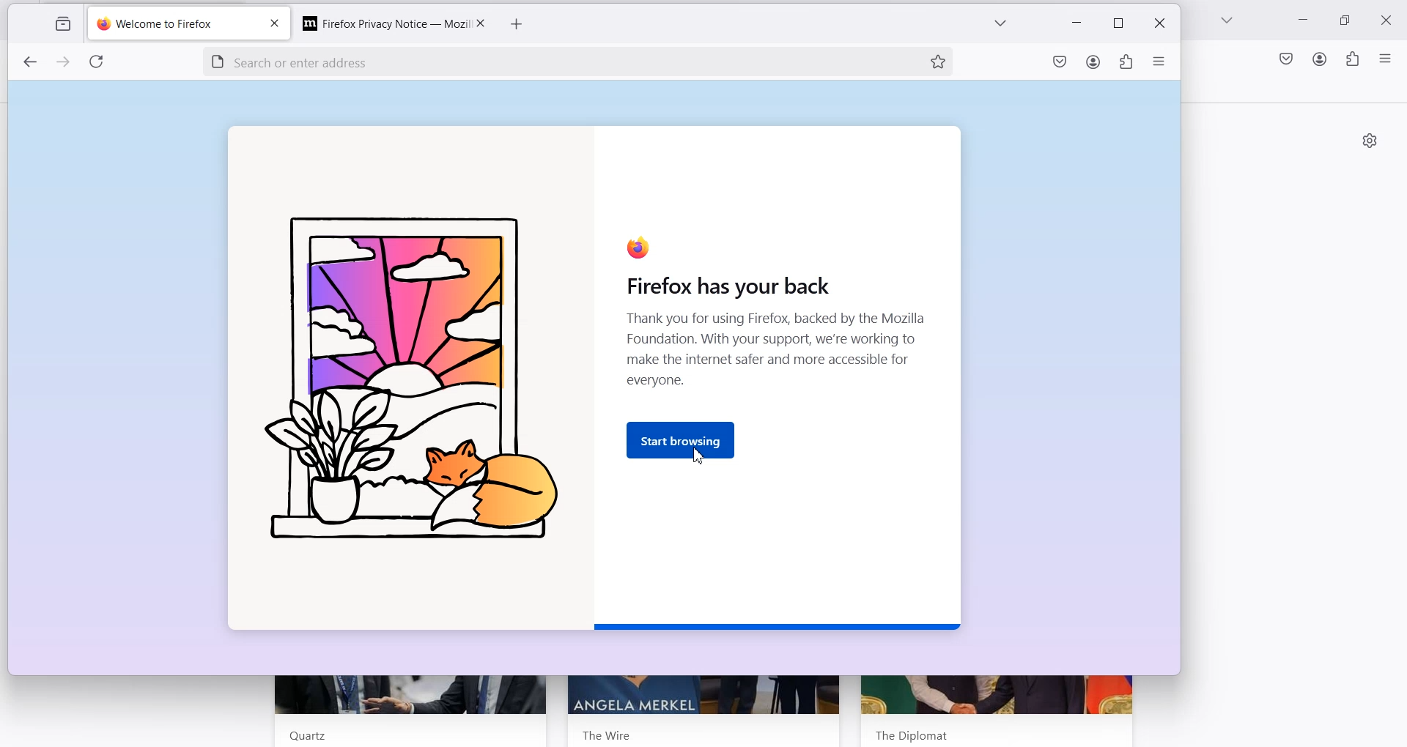 The image size is (1407, 747). What do you see at coordinates (1093, 64) in the screenshot?
I see `account` at bounding box center [1093, 64].